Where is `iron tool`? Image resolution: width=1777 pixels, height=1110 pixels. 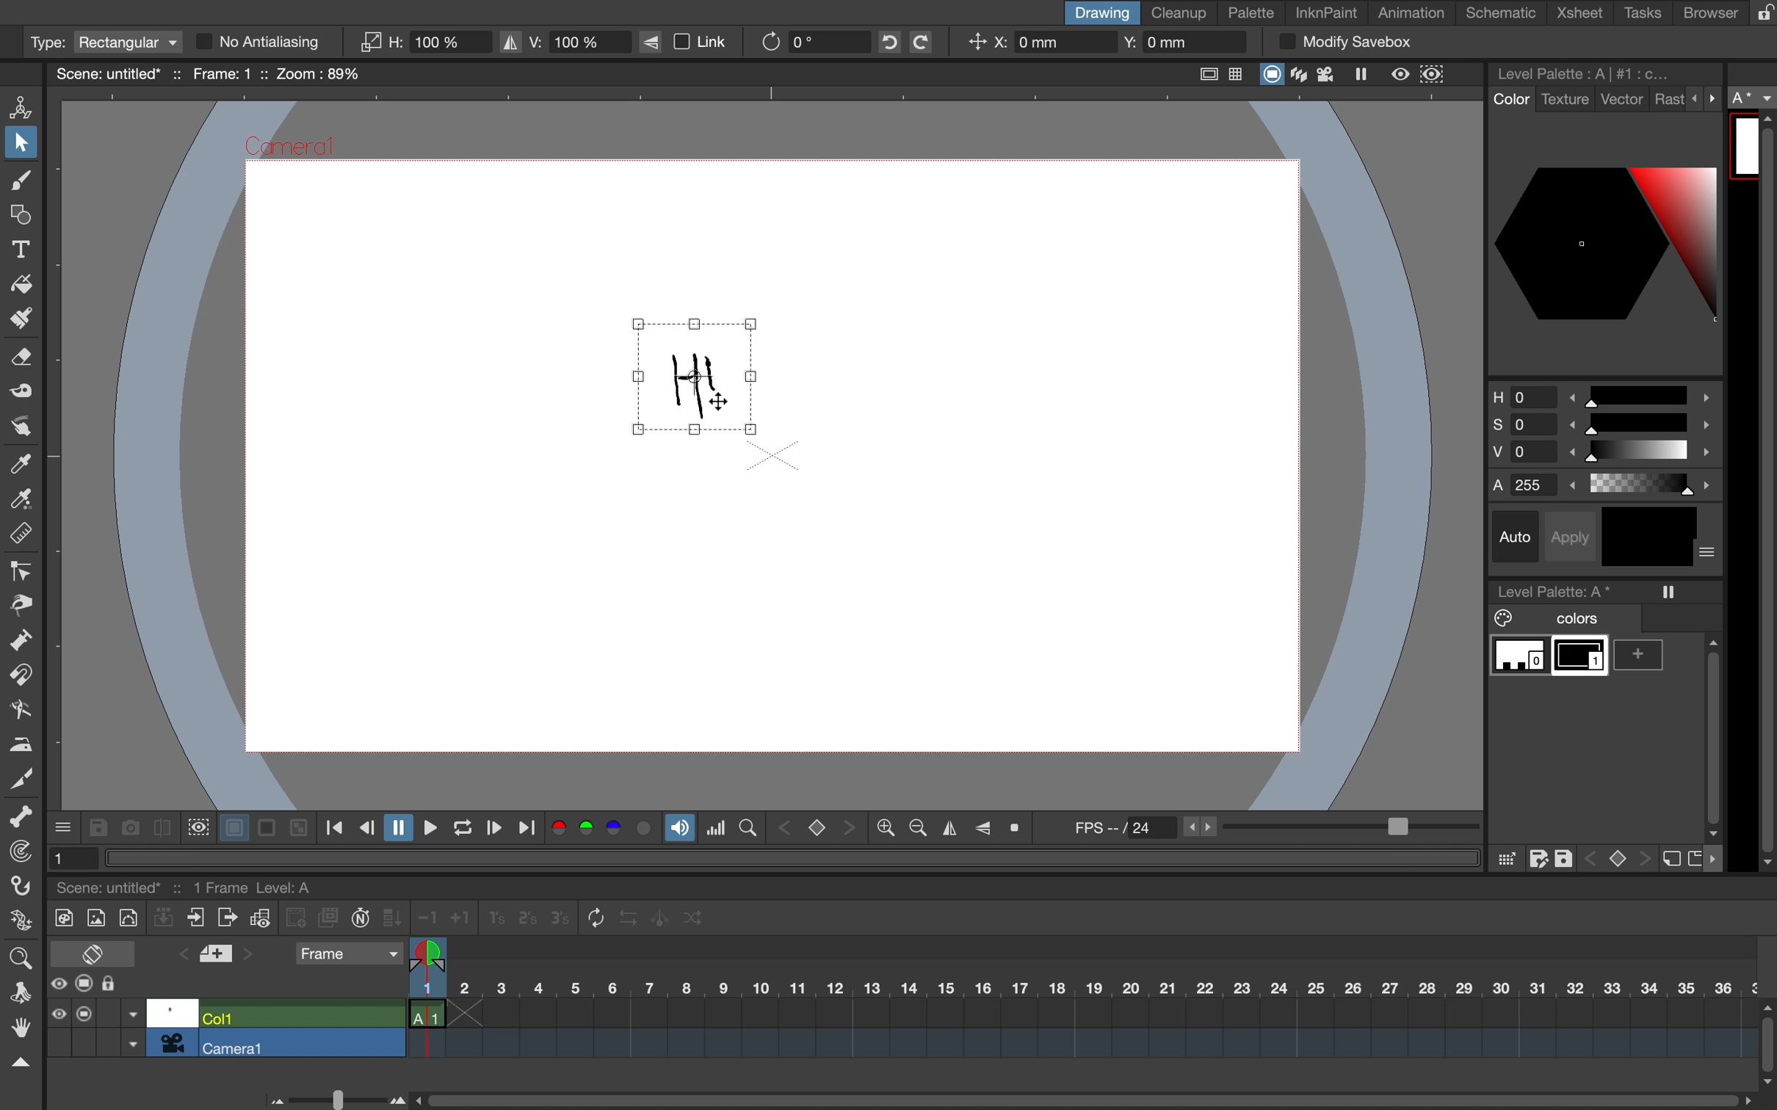 iron tool is located at coordinates (21, 742).